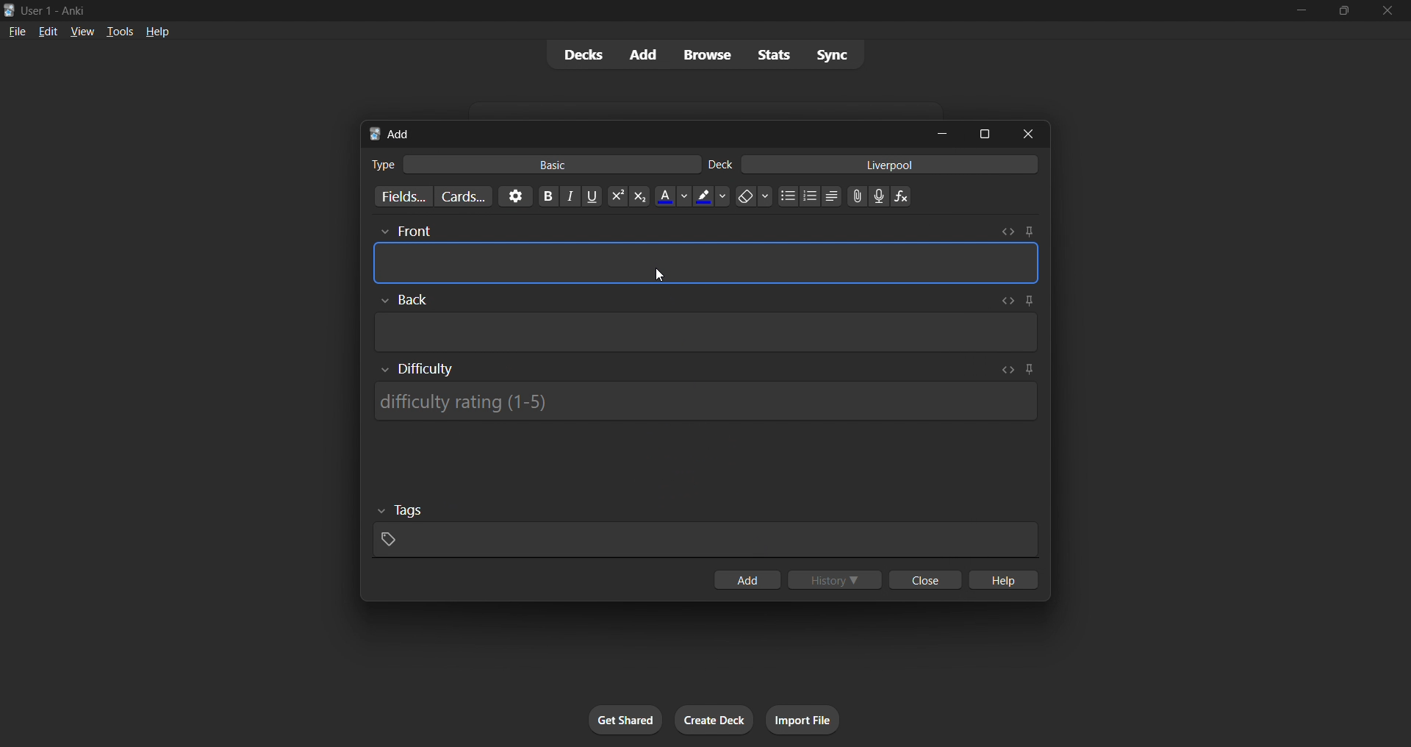 This screenshot has width=1411, height=747. Describe the element at coordinates (832, 54) in the screenshot. I see `sync` at that location.